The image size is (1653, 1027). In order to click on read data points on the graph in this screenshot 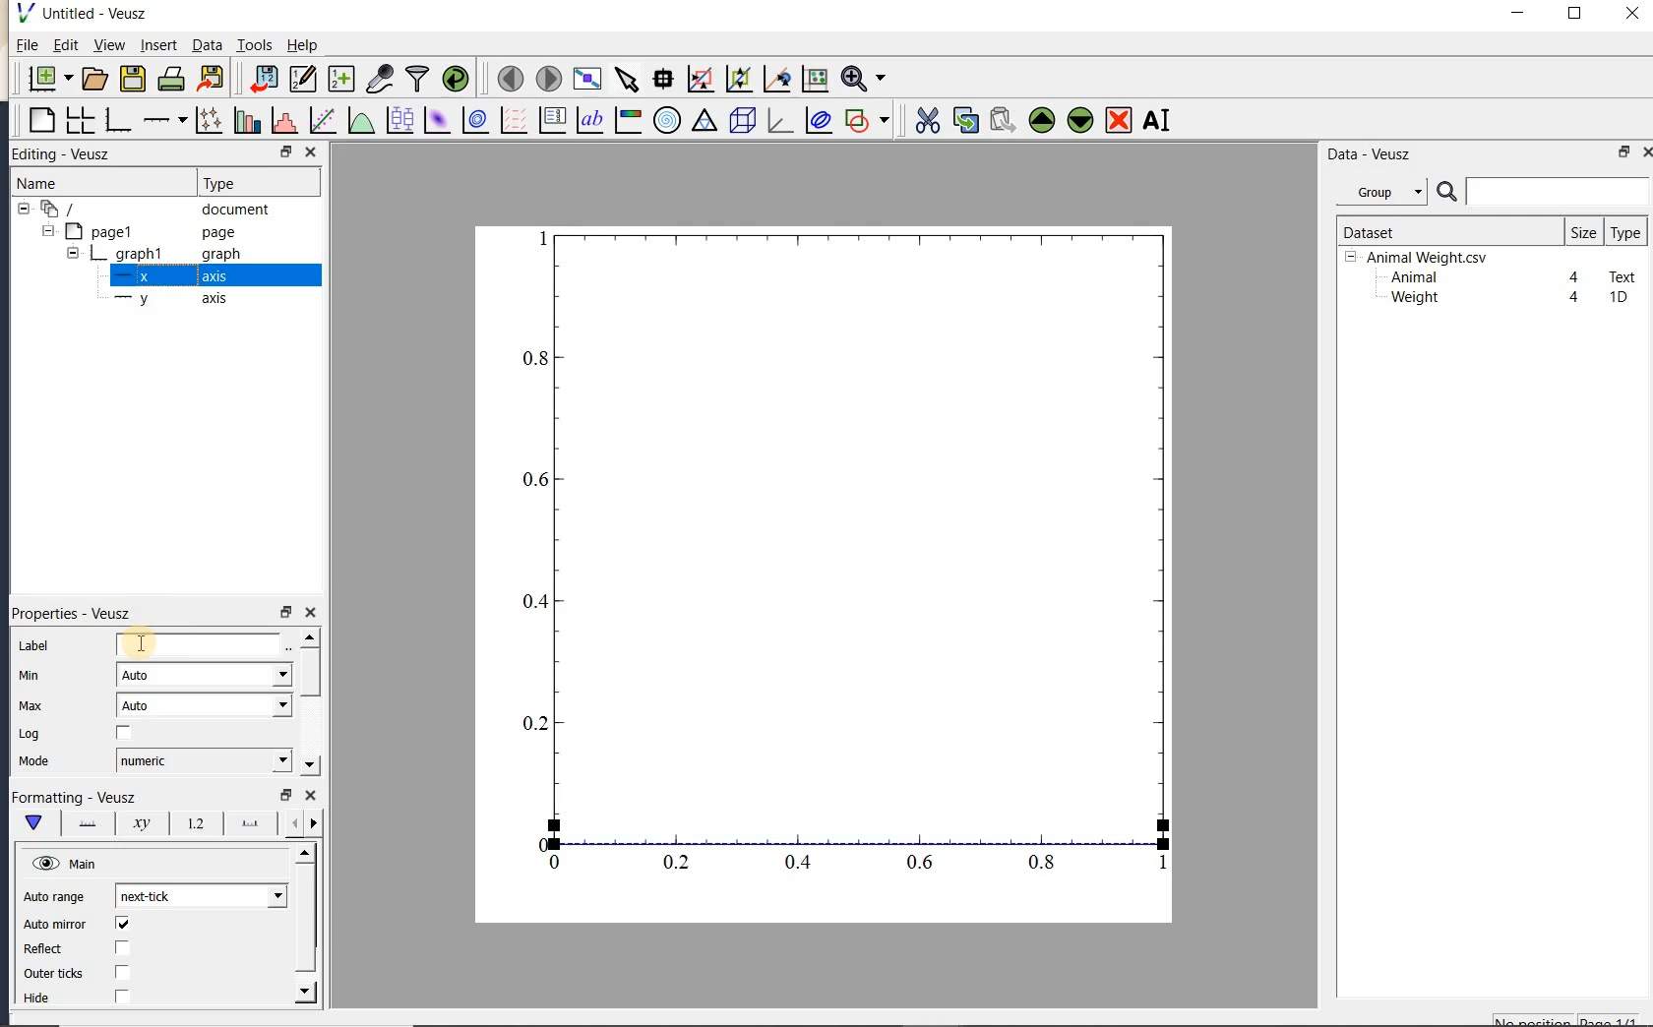, I will do `click(662, 80)`.